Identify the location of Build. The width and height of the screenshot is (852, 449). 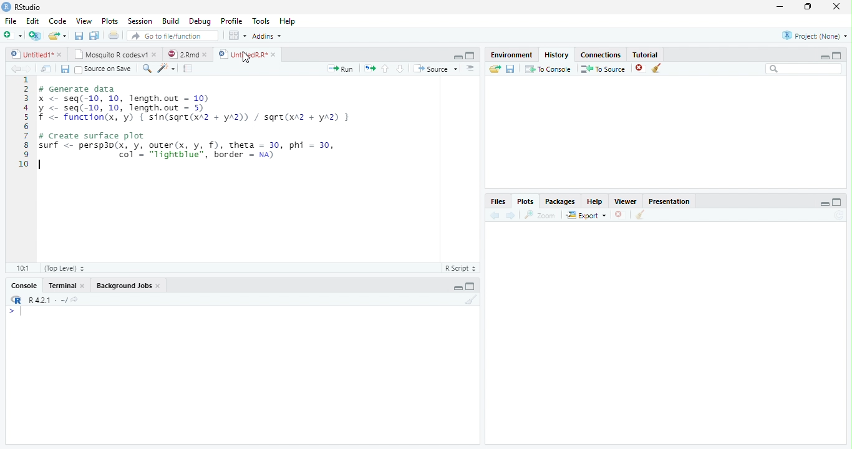
(170, 21).